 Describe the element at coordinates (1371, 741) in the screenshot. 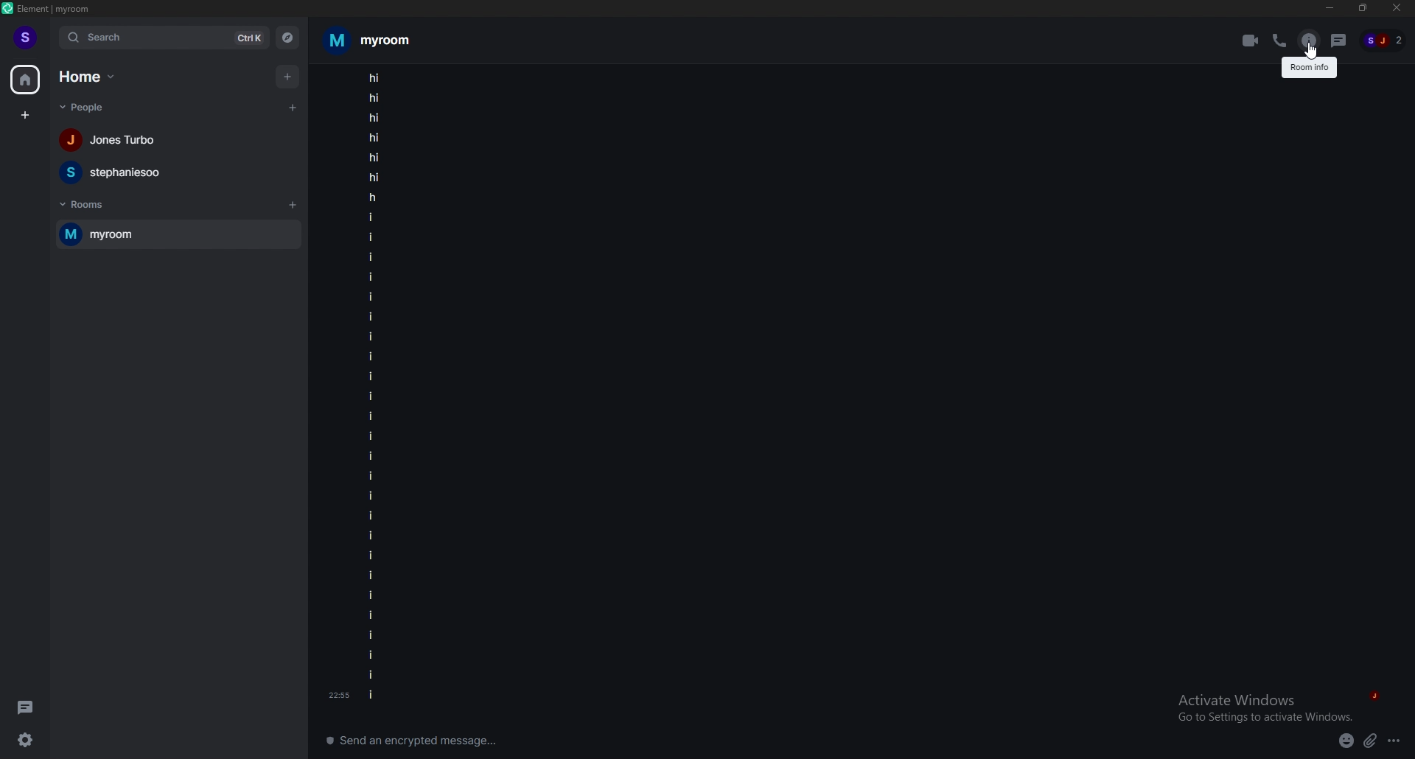

I see `attachment` at that location.